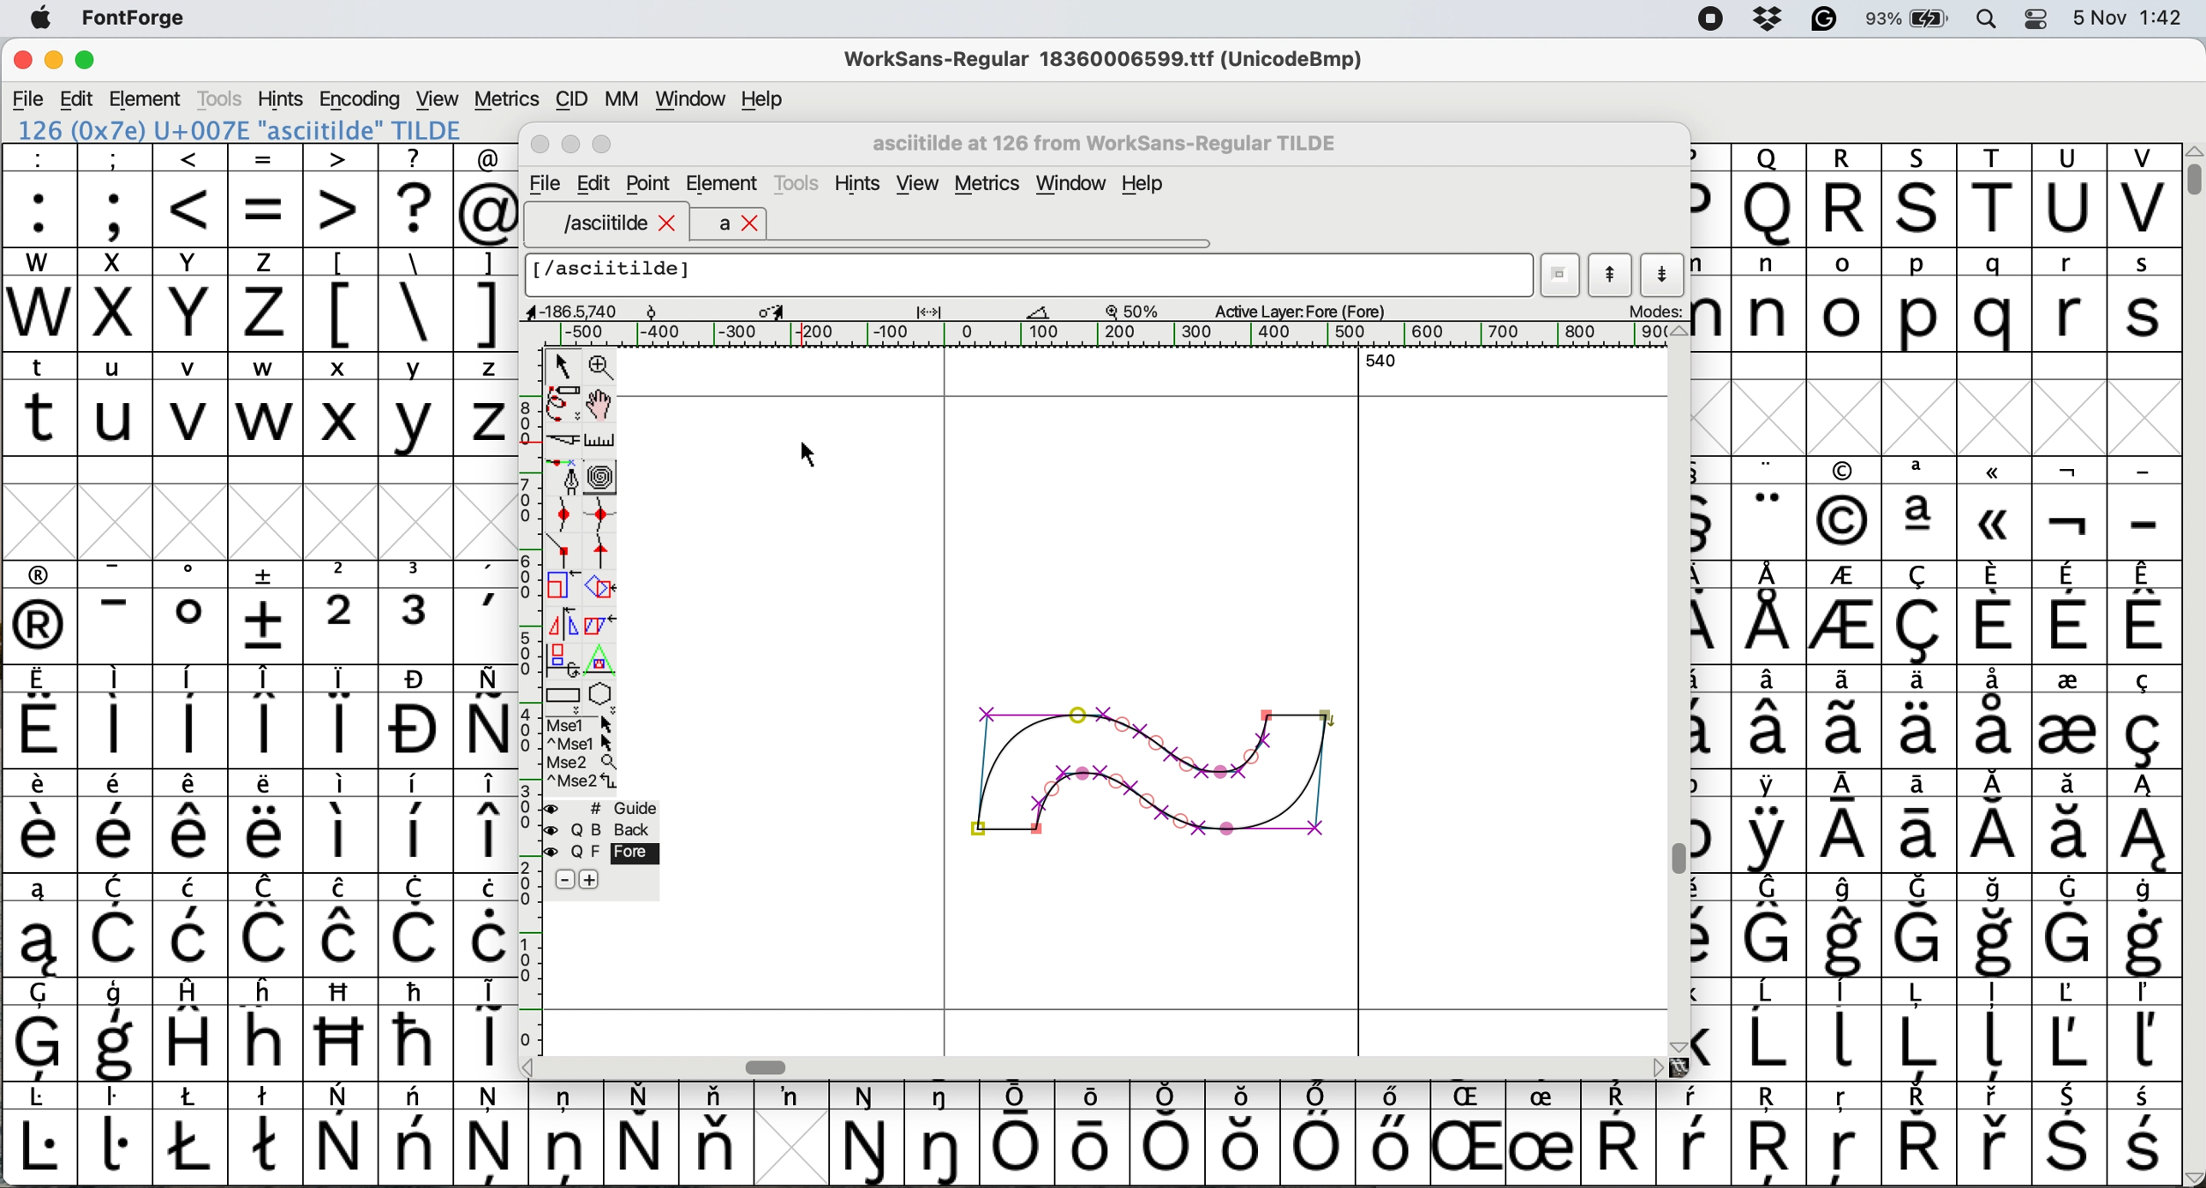  Describe the element at coordinates (1770, 509) in the screenshot. I see `symbol` at that location.